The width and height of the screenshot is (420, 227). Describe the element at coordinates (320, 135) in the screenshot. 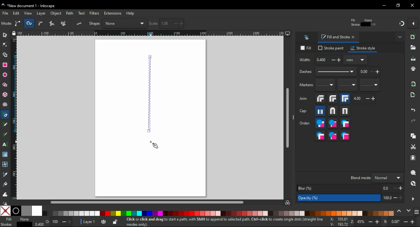

I see `markers,fill,stroke` at that location.